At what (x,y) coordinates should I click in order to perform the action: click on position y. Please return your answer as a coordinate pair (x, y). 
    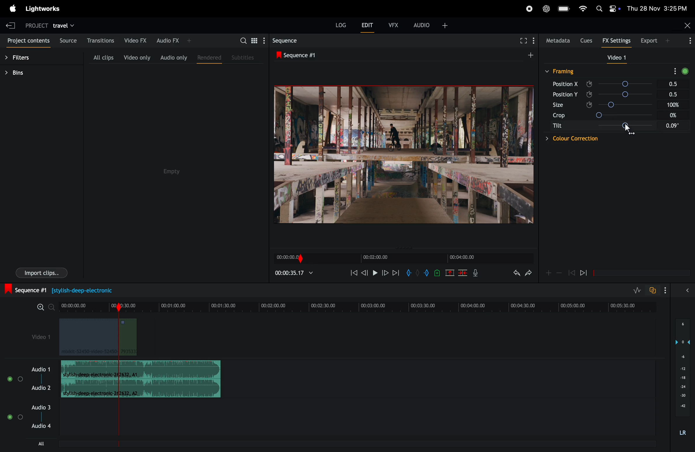
    Looking at the image, I should click on (567, 95).